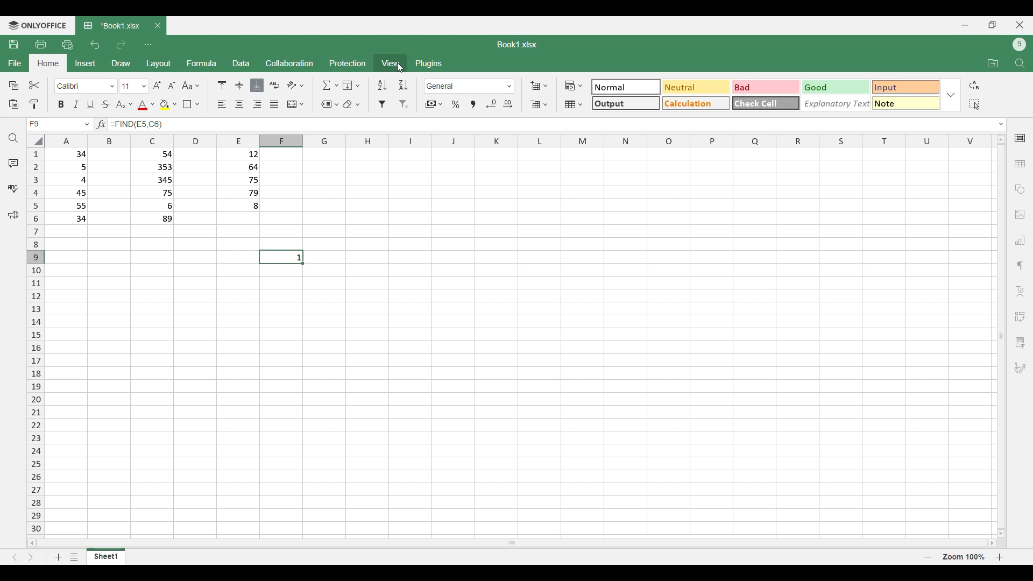  I want to click on Format as table template, so click(574, 104).